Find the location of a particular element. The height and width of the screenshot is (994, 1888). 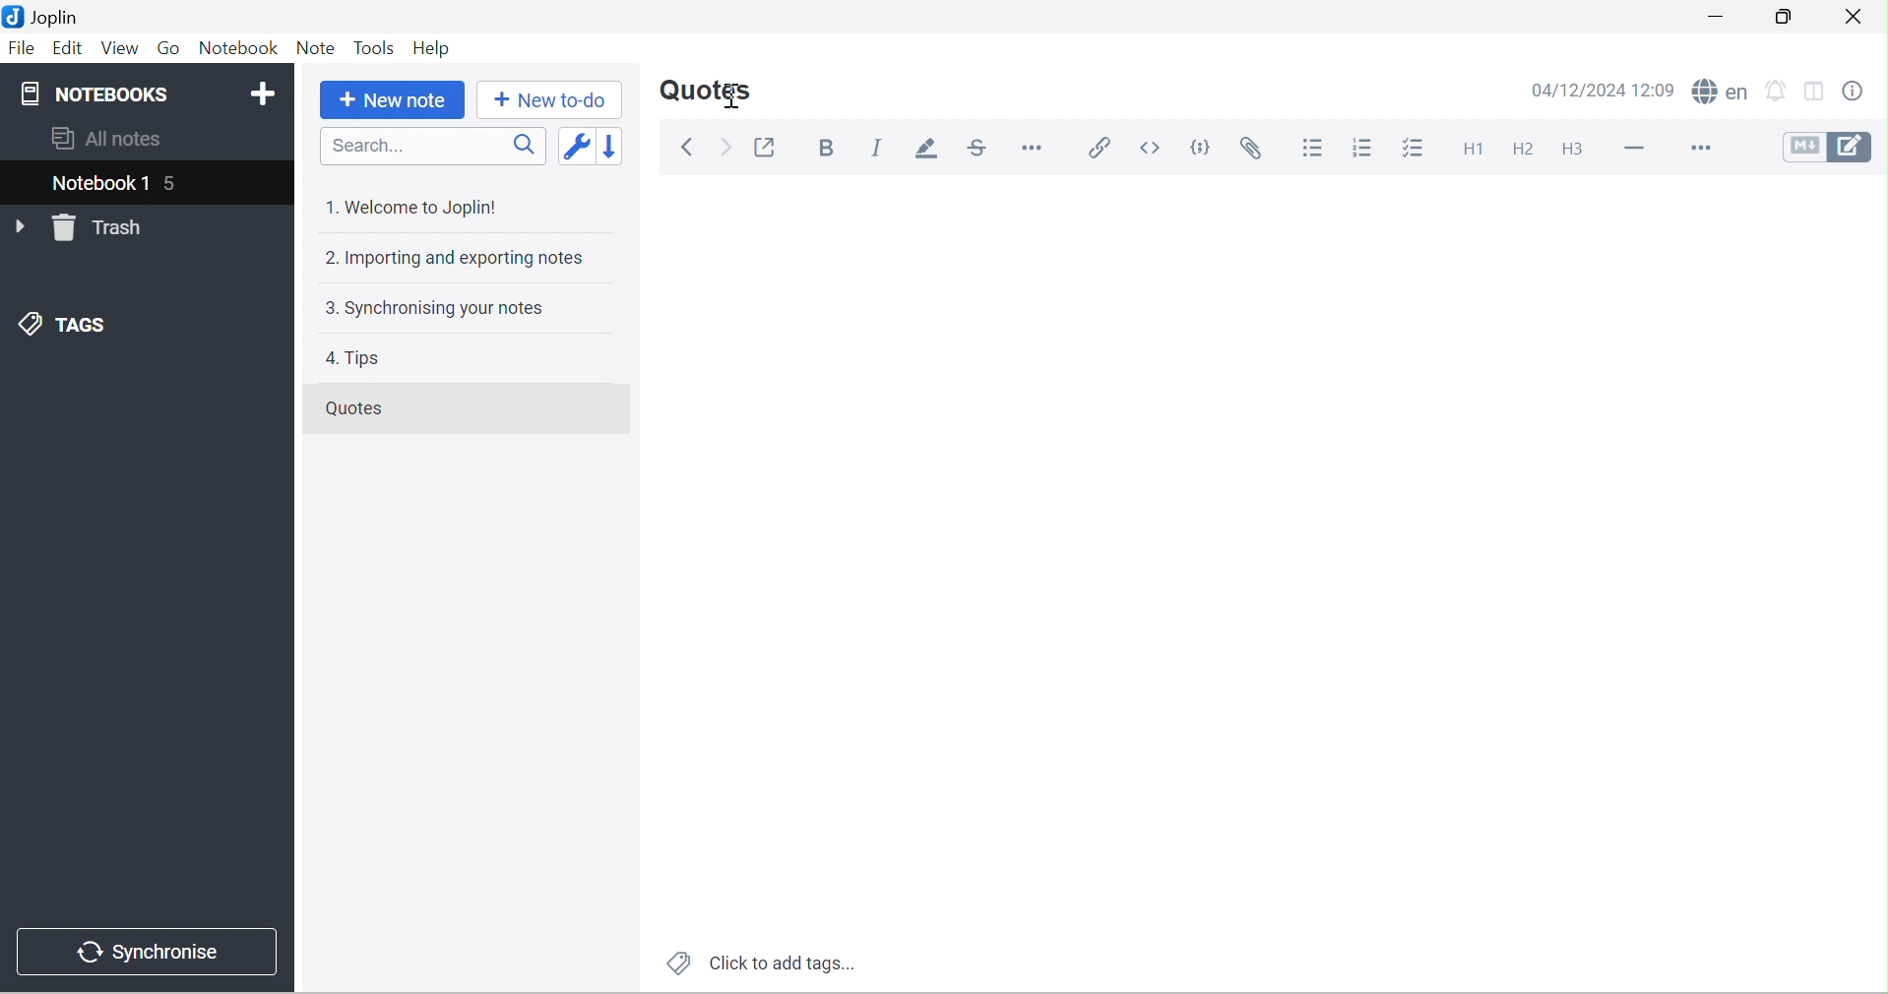

Search is located at coordinates (435, 148).